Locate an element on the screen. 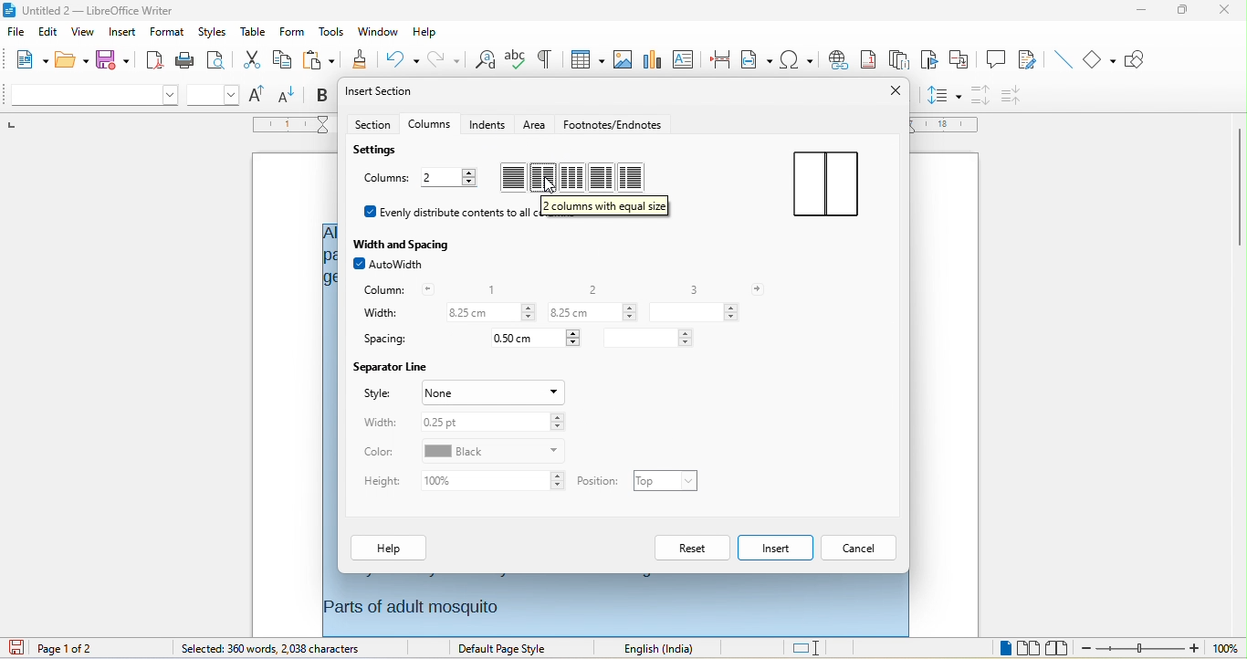  column is located at coordinates (397, 288).